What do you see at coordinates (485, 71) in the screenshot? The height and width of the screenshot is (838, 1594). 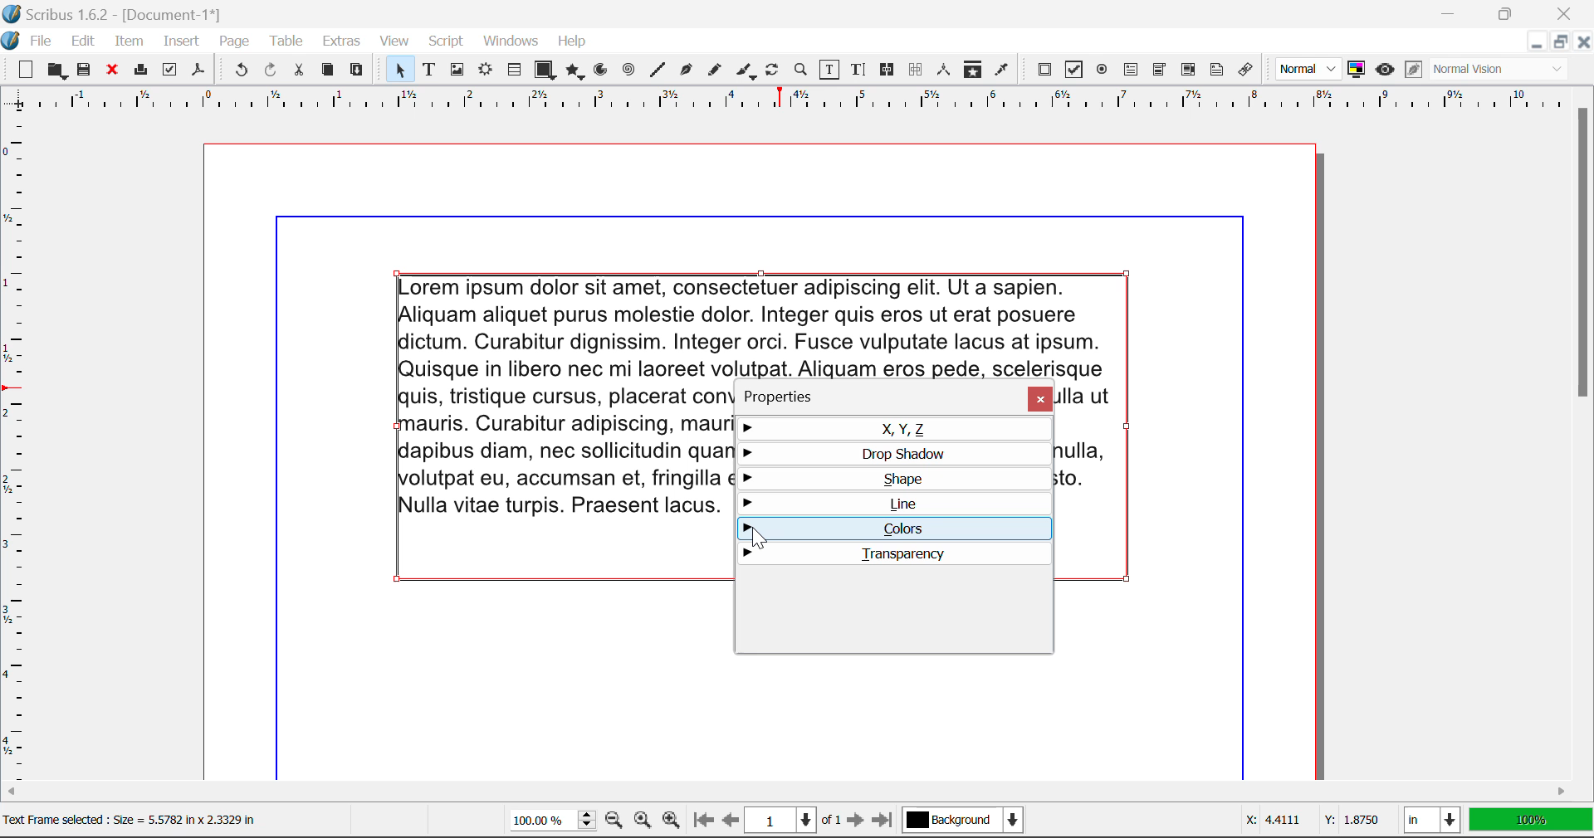 I see `Render Frame` at bounding box center [485, 71].